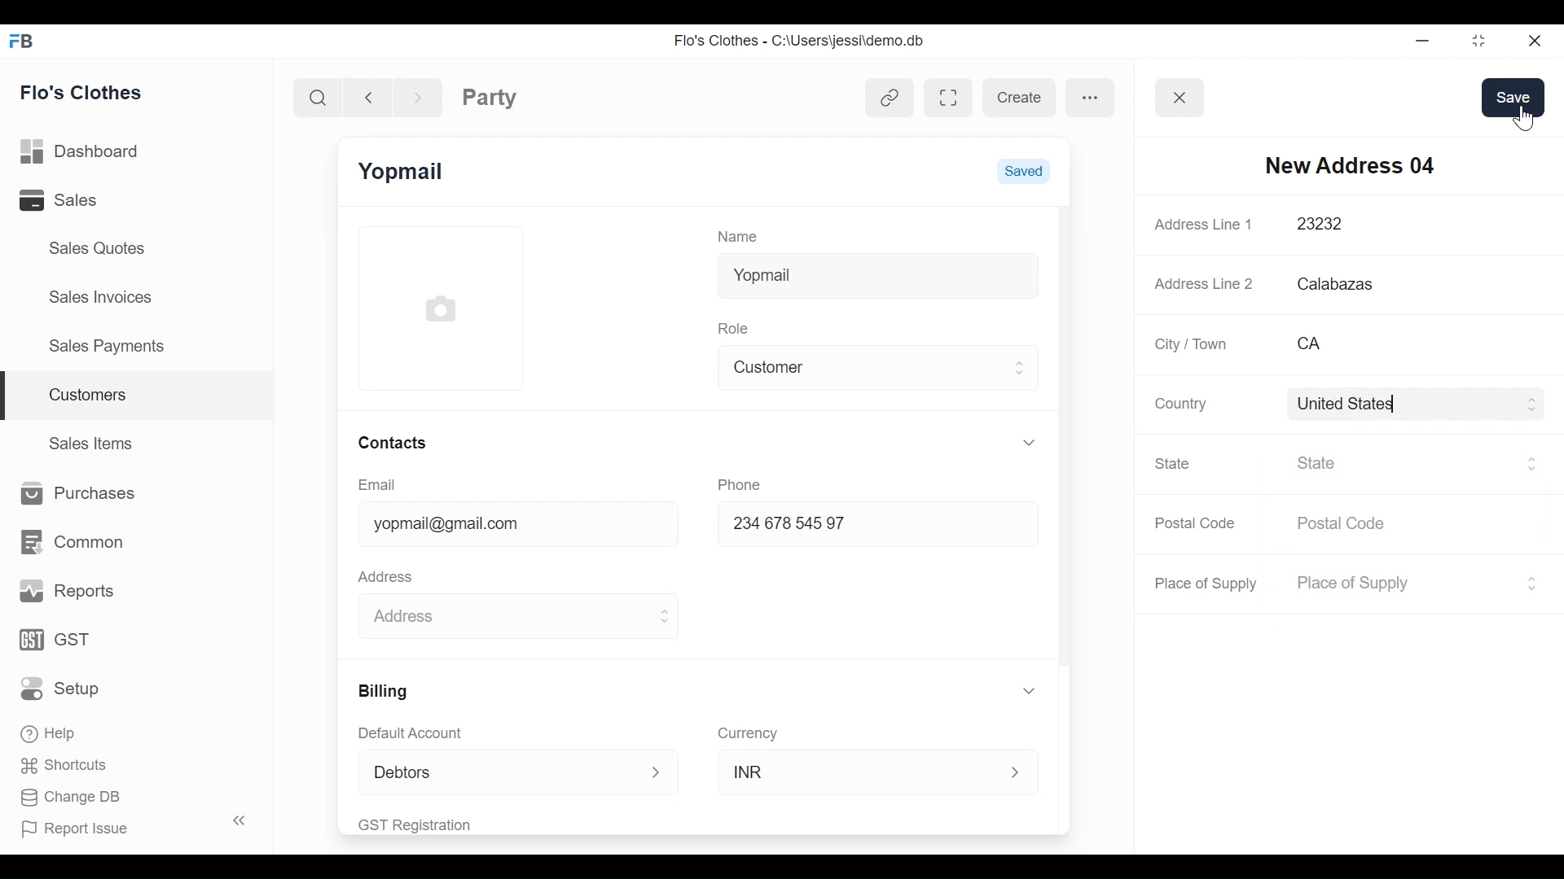 The width and height of the screenshot is (1564, 879). What do you see at coordinates (389, 575) in the screenshot?
I see `Address` at bounding box center [389, 575].